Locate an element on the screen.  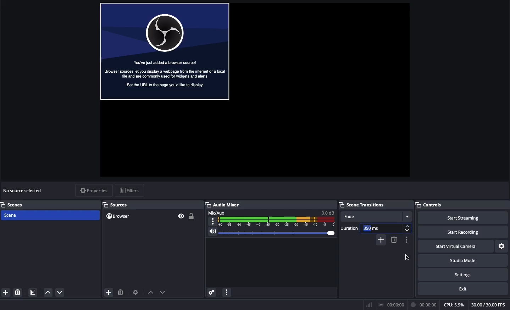
Scene is located at coordinates (50, 215).